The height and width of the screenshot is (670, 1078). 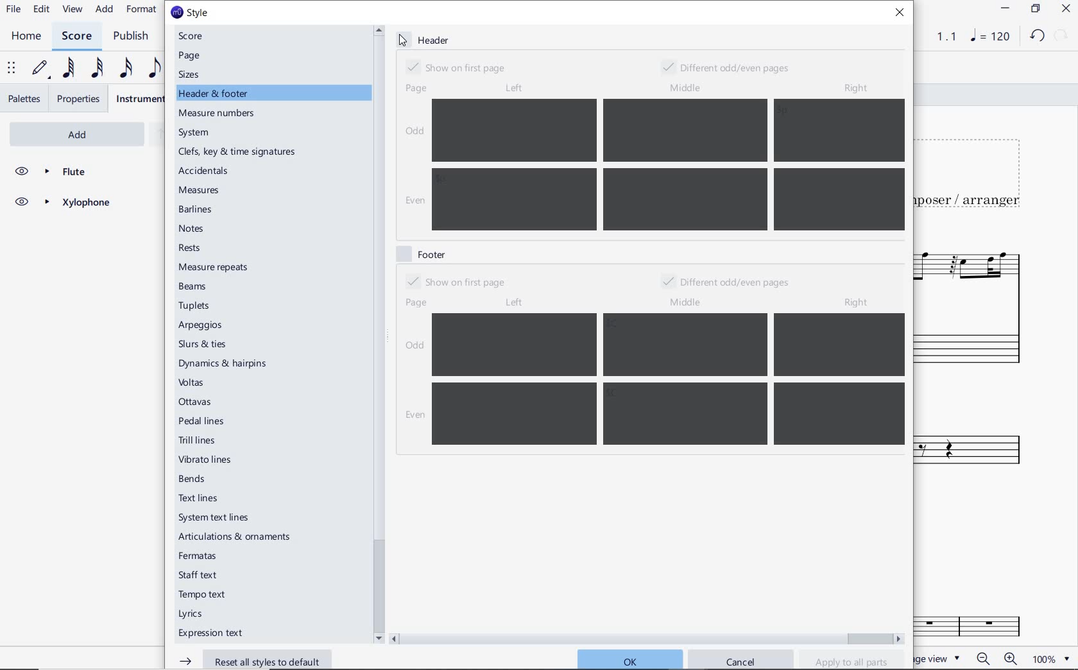 What do you see at coordinates (198, 210) in the screenshot?
I see `barlines` at bounding box center [198, 210].